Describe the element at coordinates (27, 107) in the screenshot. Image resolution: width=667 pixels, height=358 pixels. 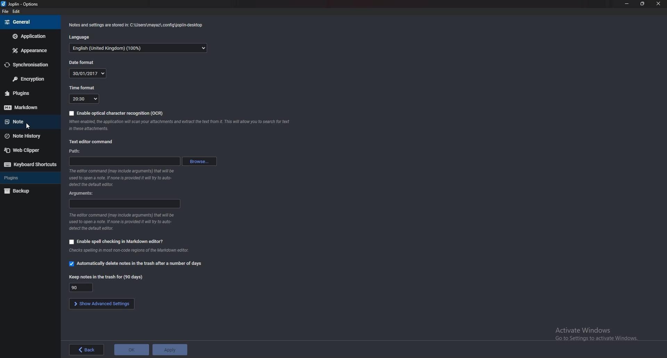
I see `Mark down` at that location.